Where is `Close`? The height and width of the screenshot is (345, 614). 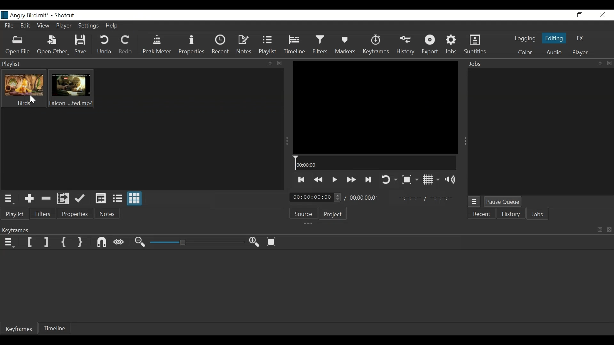 Close is located at coordinates (602, 15).